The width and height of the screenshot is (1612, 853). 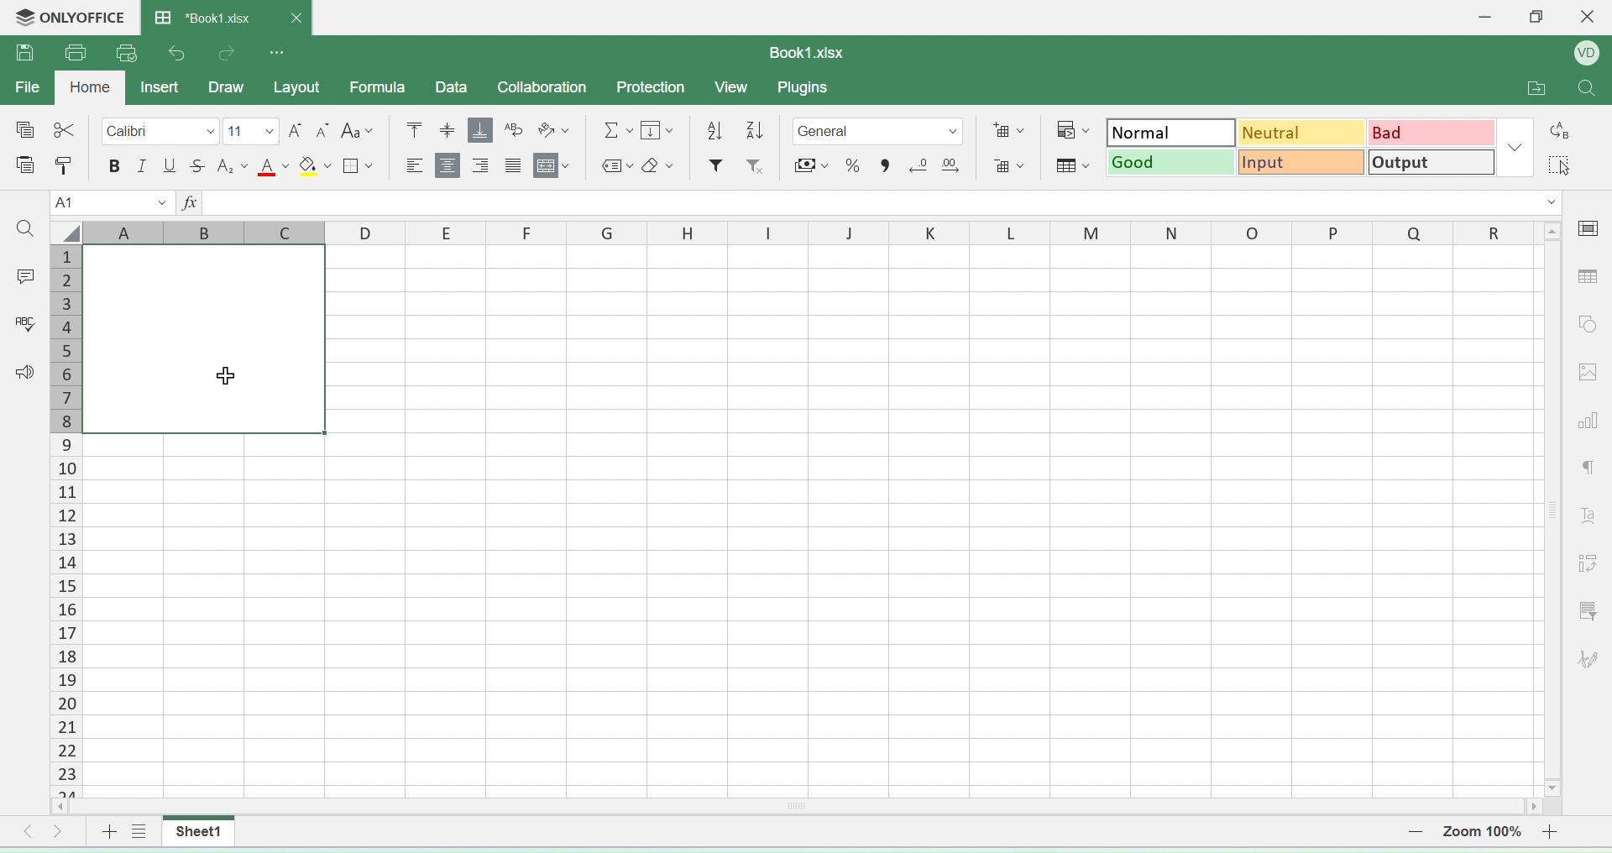 I want to click on remove cells, so click(x=1010, y=162).